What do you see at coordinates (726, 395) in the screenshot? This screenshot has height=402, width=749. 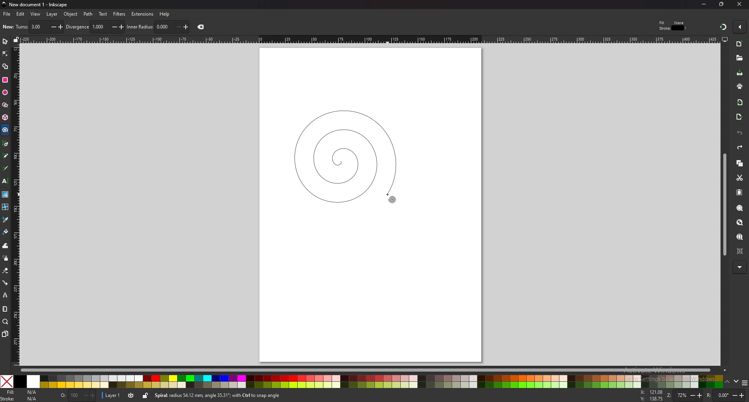 I see `R: 0.00` at bounding box center [726, 395].